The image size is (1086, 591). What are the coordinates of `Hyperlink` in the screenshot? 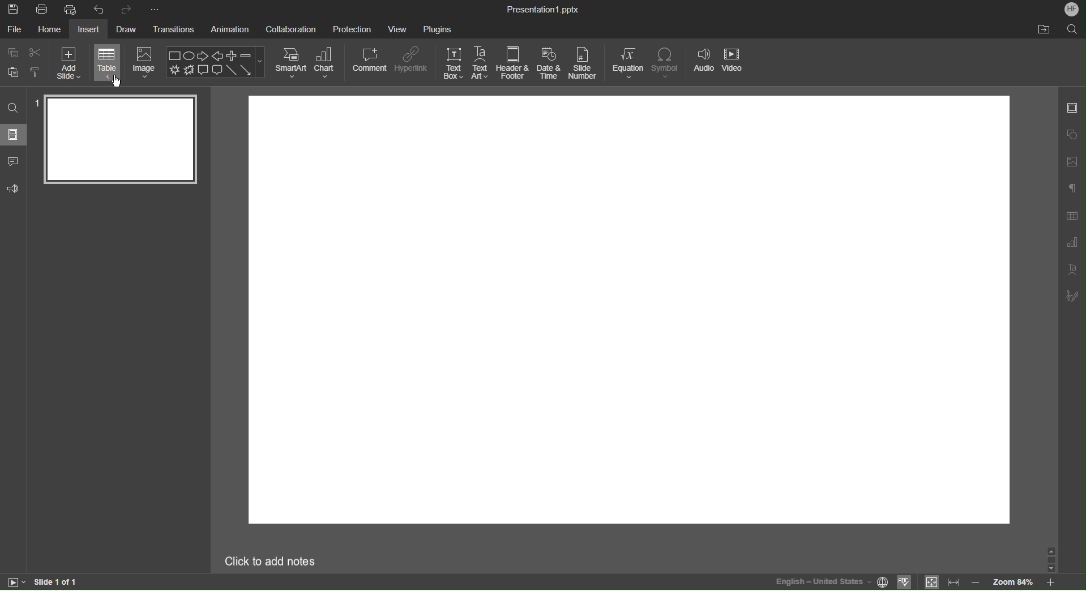 It's located at (413, 61).